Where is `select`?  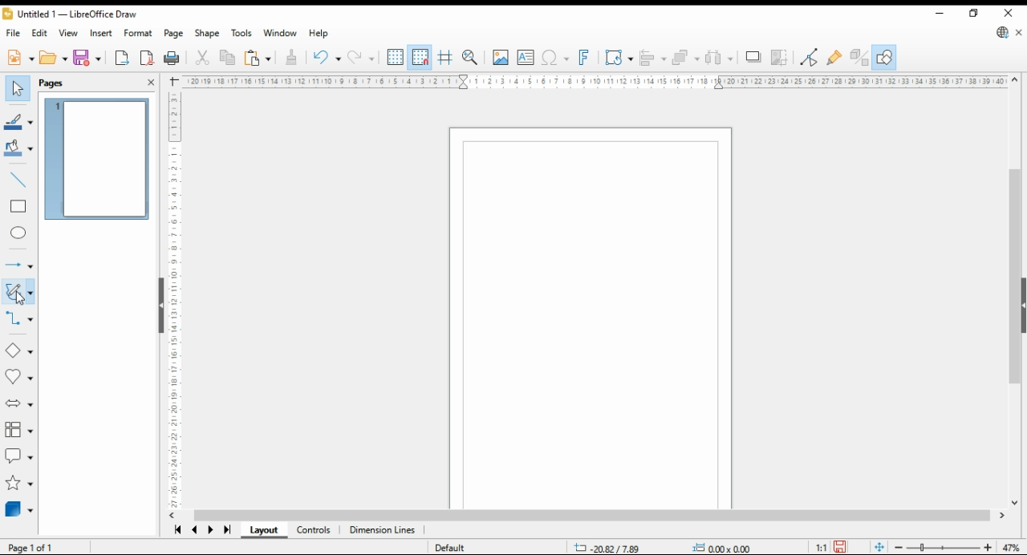
select is located at coordinates (18, 89).